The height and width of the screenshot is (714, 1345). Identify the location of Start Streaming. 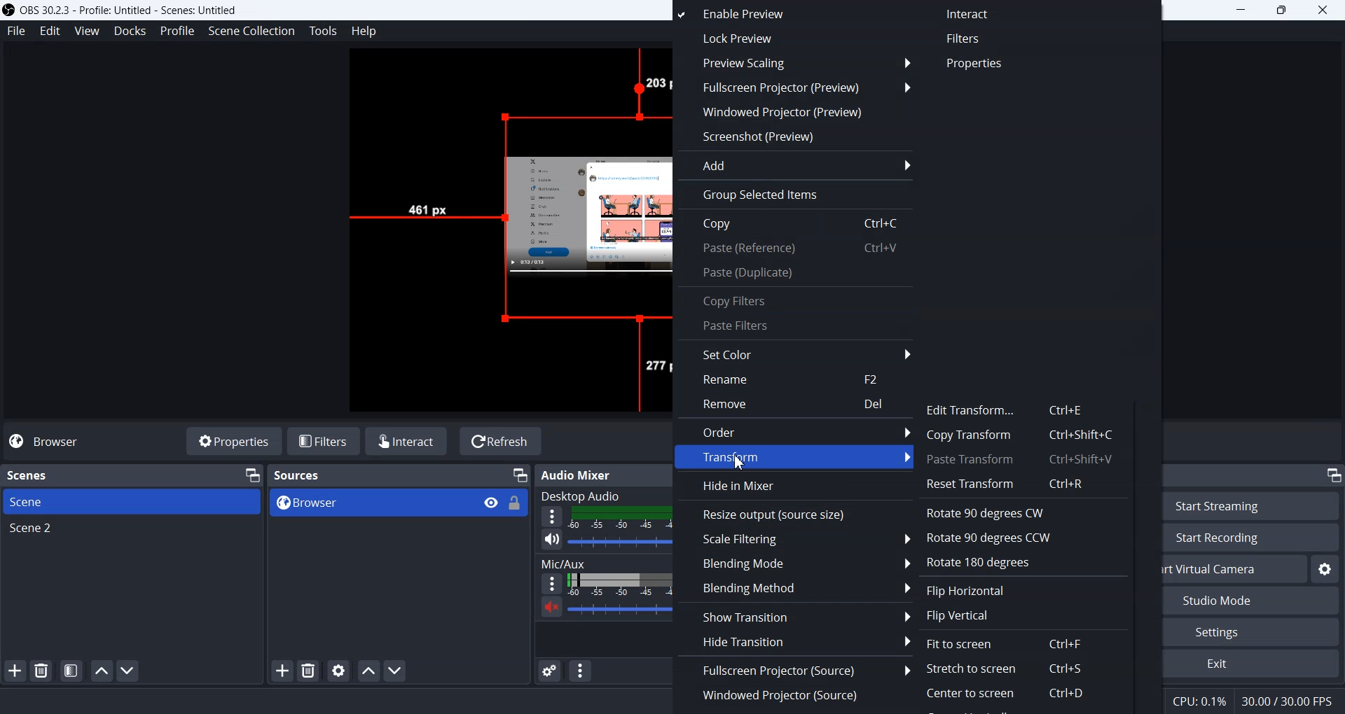
(1254, 505).